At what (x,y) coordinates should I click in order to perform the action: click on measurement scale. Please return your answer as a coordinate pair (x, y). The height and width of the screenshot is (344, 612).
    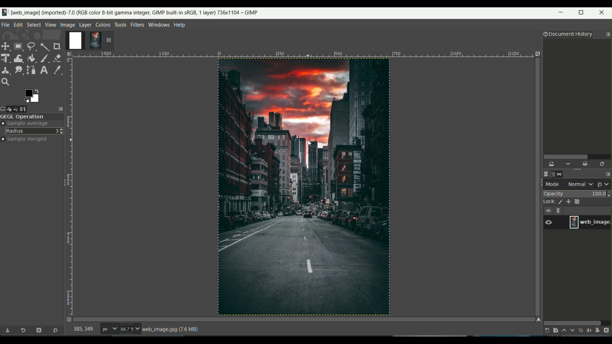
    Looking at the image, I should click on (109, 329).